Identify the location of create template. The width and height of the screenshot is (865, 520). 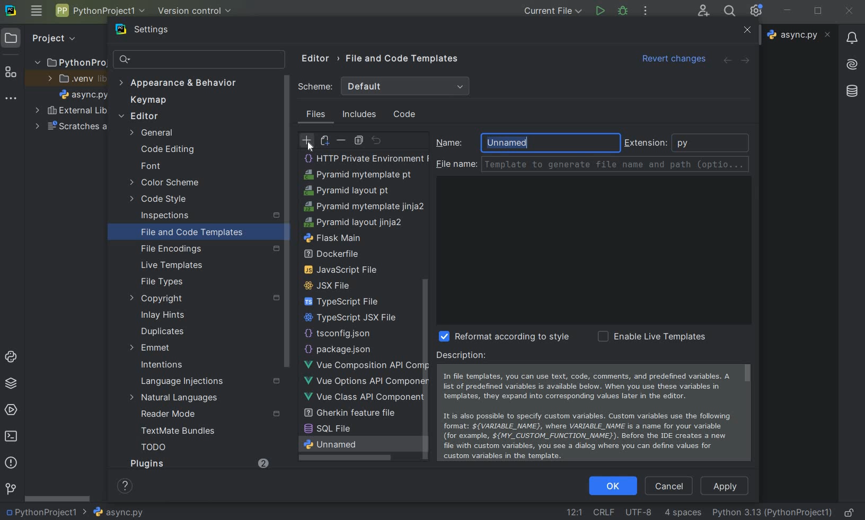
(307, 141).